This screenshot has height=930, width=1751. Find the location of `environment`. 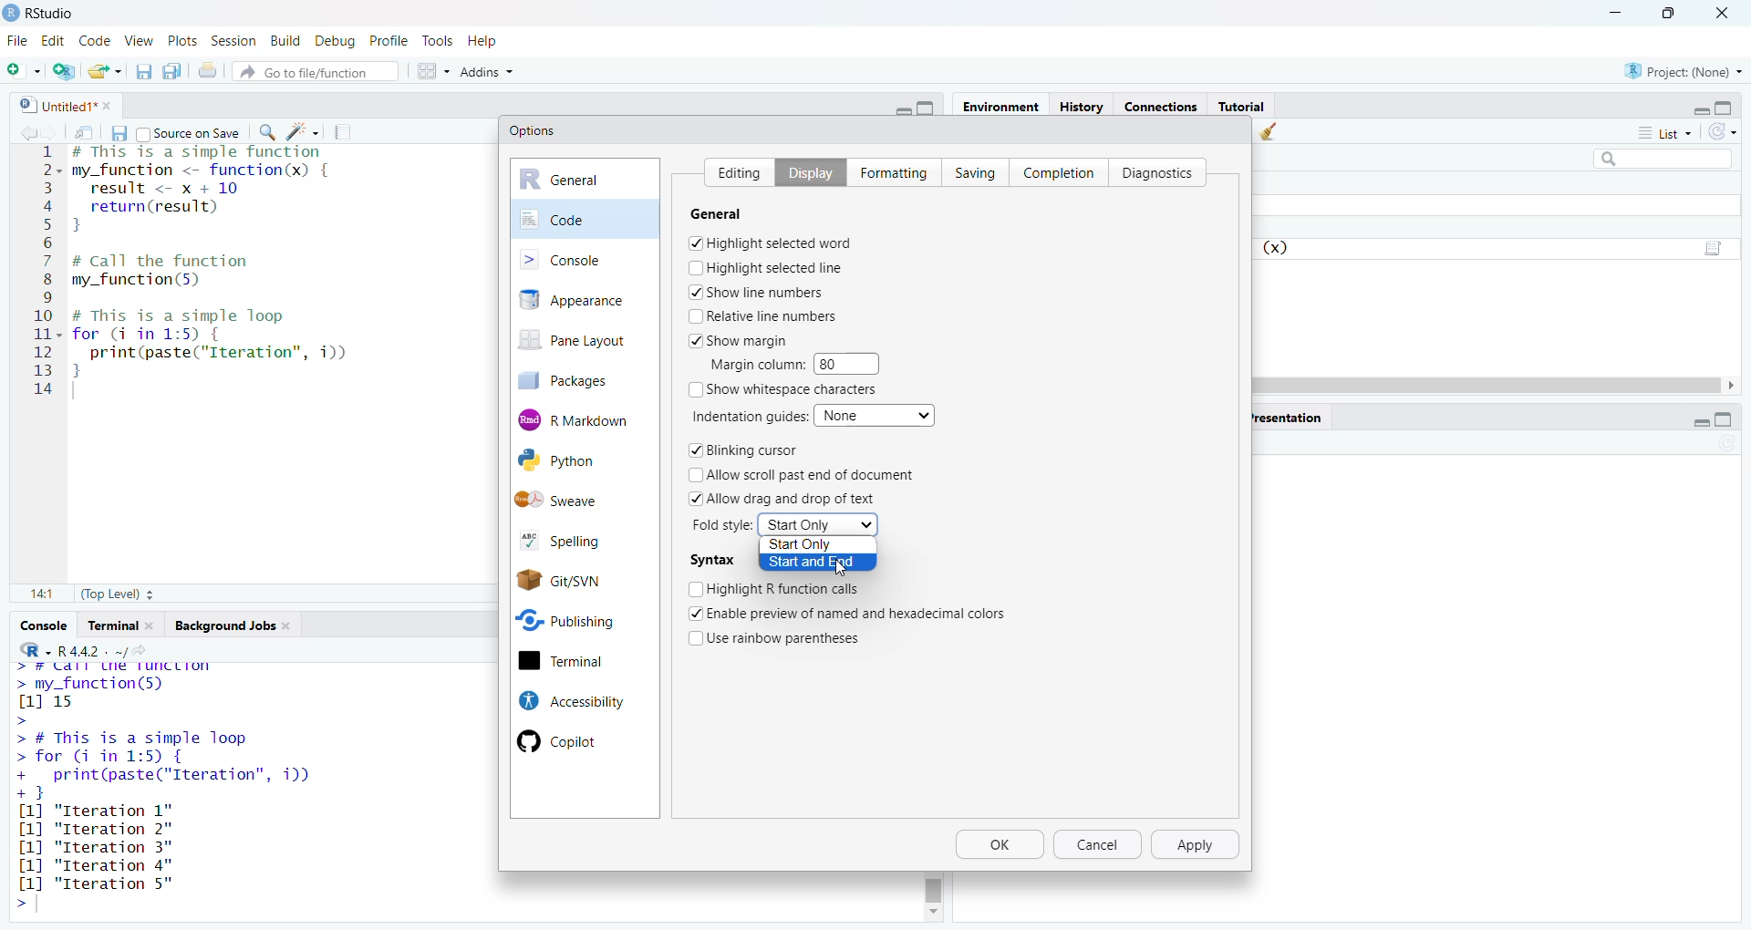

environment is located at coordinates (1003, 107).